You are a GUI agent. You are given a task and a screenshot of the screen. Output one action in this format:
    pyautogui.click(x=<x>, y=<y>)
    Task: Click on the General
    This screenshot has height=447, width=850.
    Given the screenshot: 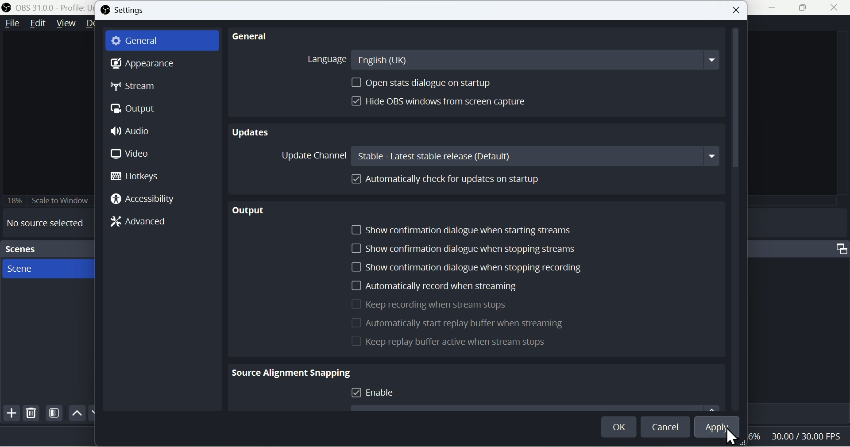 What is the action you would take?
    pyautogui.click(x=143, y=41)
    